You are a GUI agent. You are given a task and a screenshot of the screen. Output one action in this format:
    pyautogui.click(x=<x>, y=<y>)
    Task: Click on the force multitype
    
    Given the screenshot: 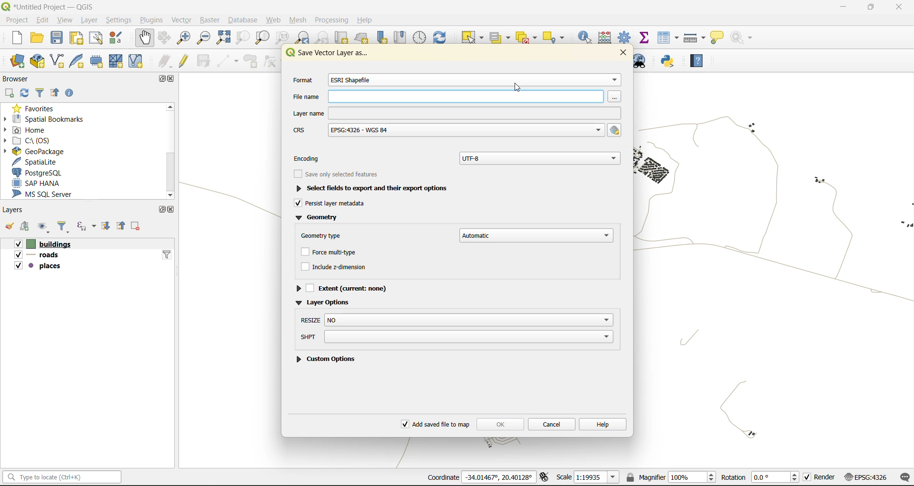 What is the action you would take?
    pyautogui.click(x=330, y=253)
    